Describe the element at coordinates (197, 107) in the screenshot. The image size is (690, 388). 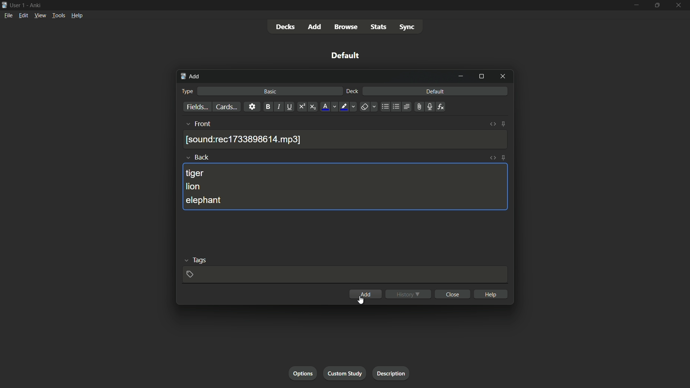
I see `fields` at that location.